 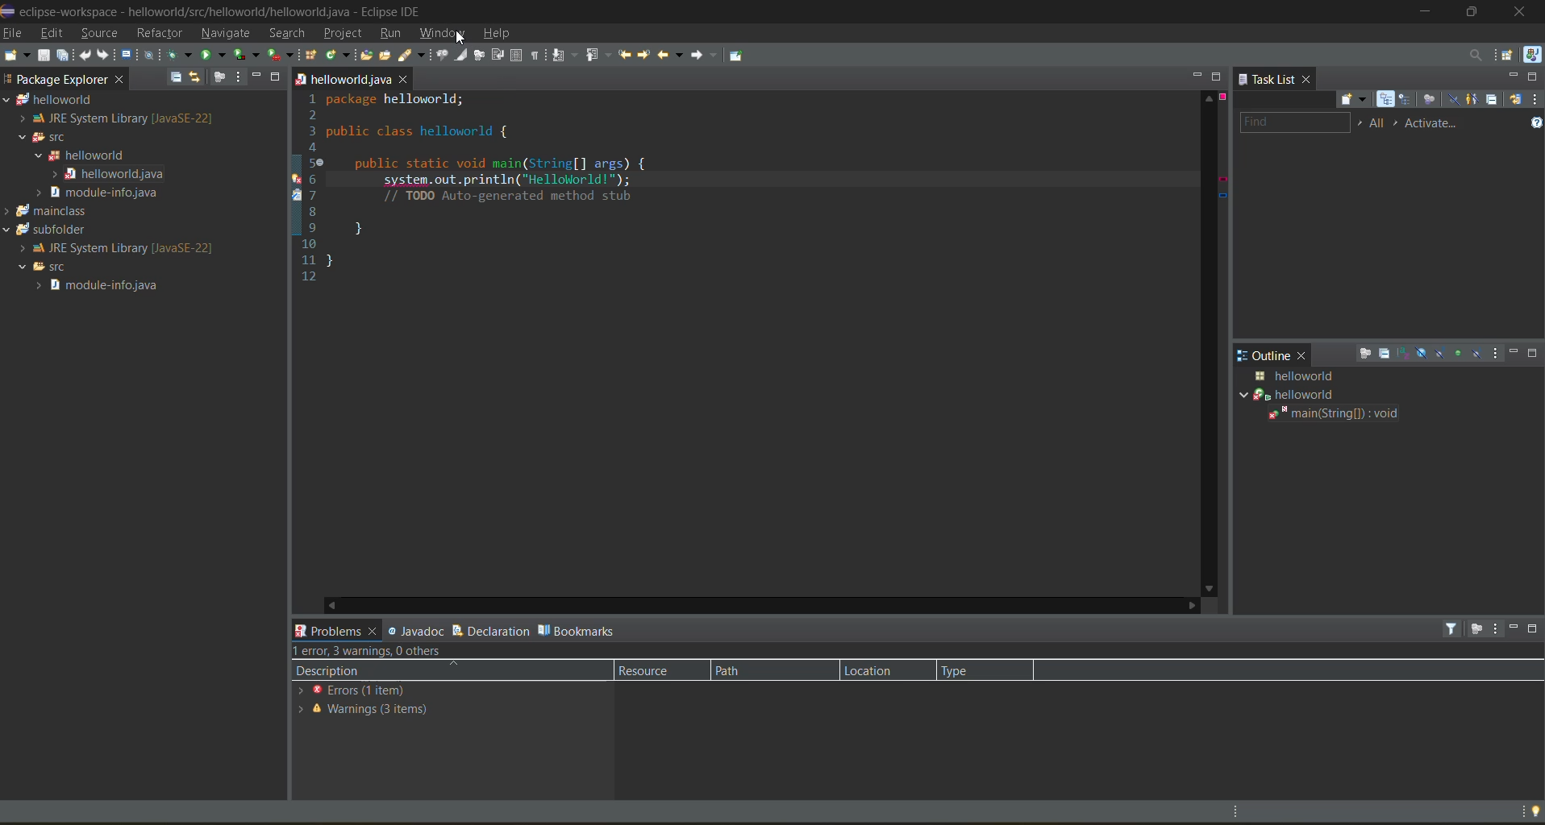 What do you see at coordinates (53, 33) in the screenshot?
I see `edit` at bounding box center [53, 33].